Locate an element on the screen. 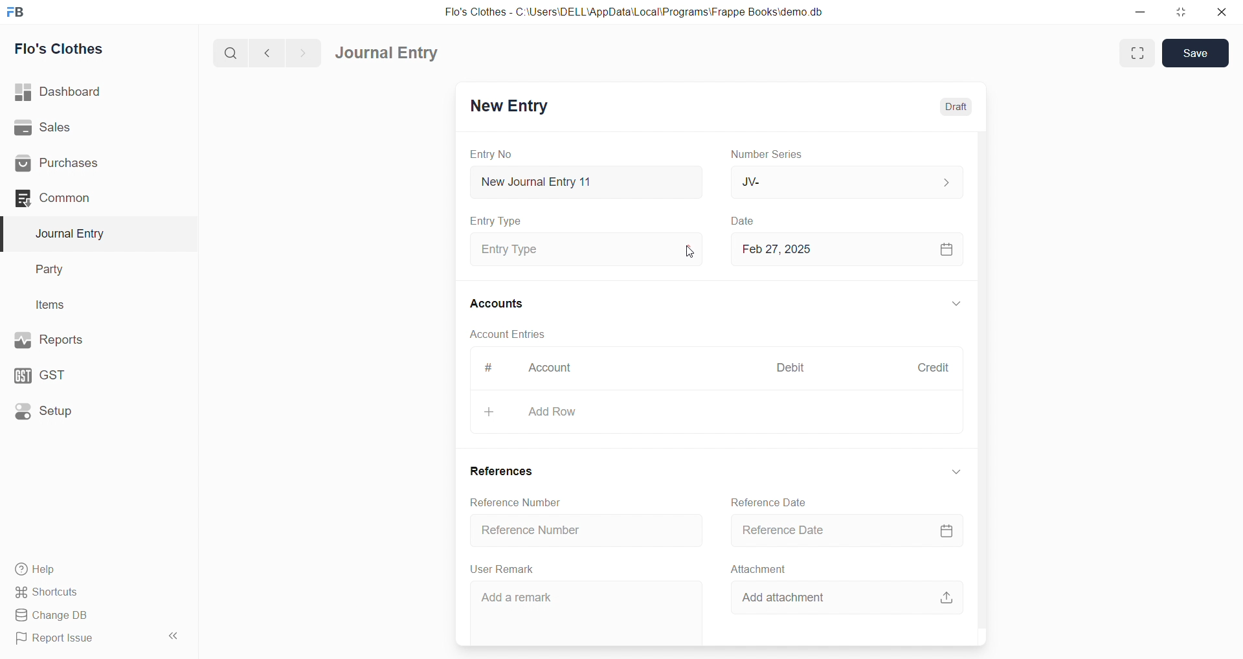  Account Entries is located at coordinates (509, 333).